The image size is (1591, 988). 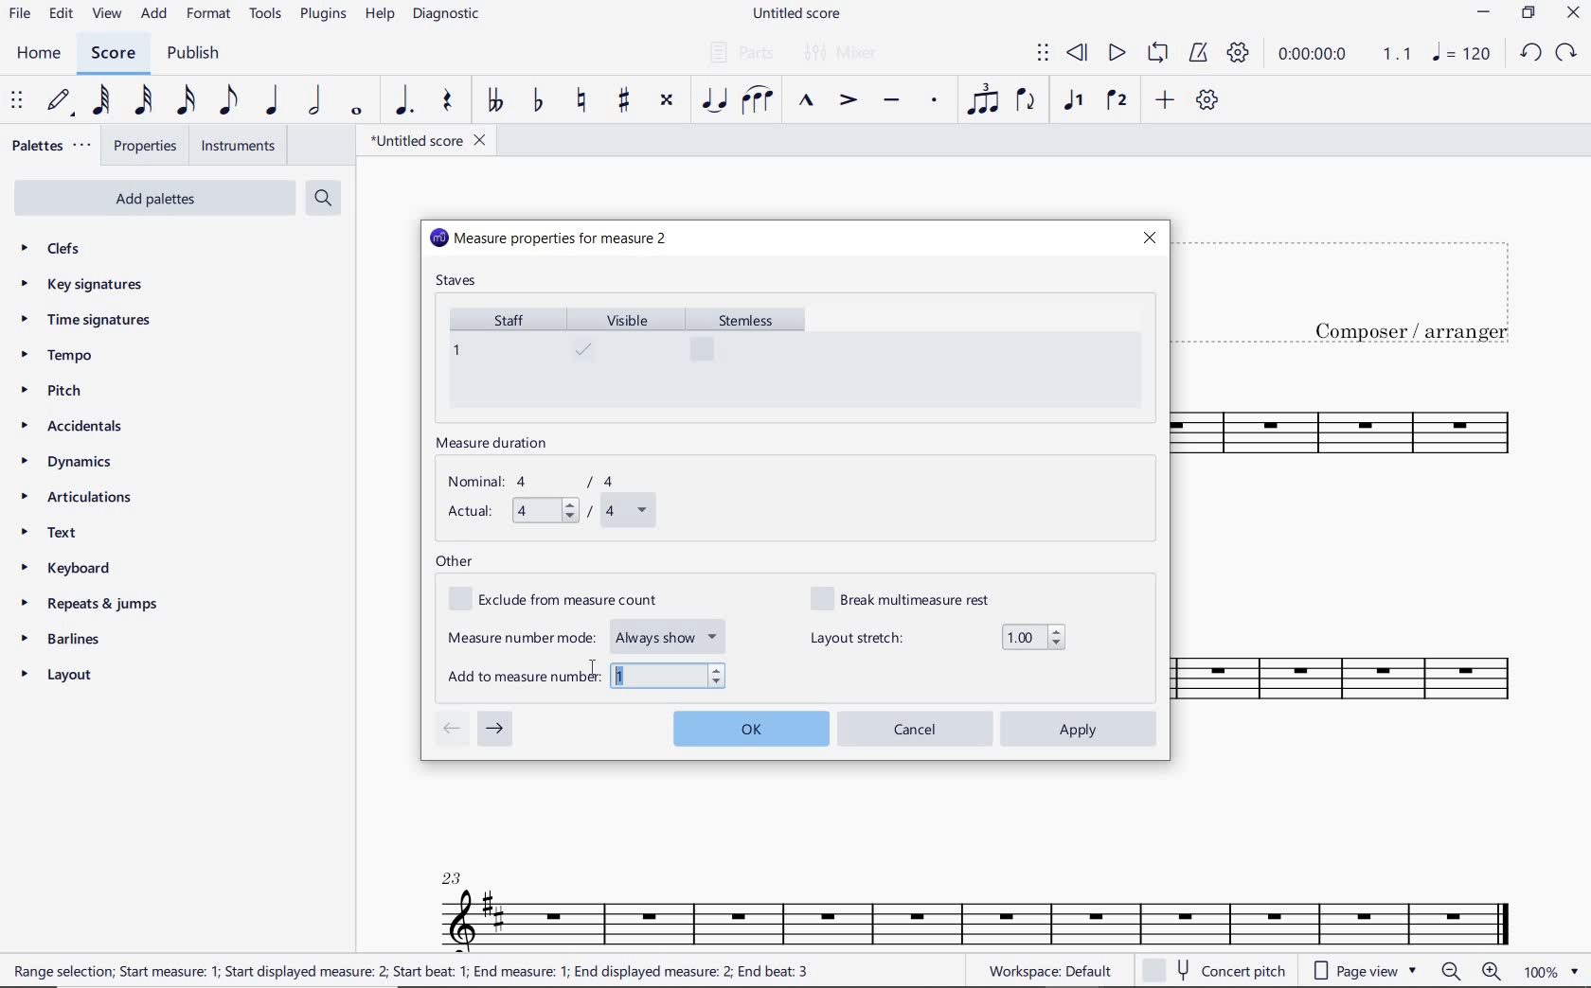 What do you see at coordinates (1551, 972) in the screenshot?
I see `zoom factor` at bounding box center [1551, 972].